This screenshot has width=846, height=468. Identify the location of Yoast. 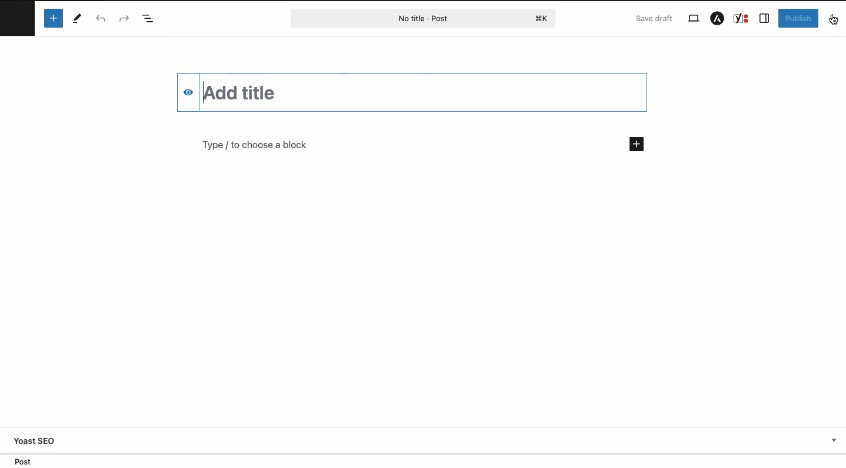
(742, 18).